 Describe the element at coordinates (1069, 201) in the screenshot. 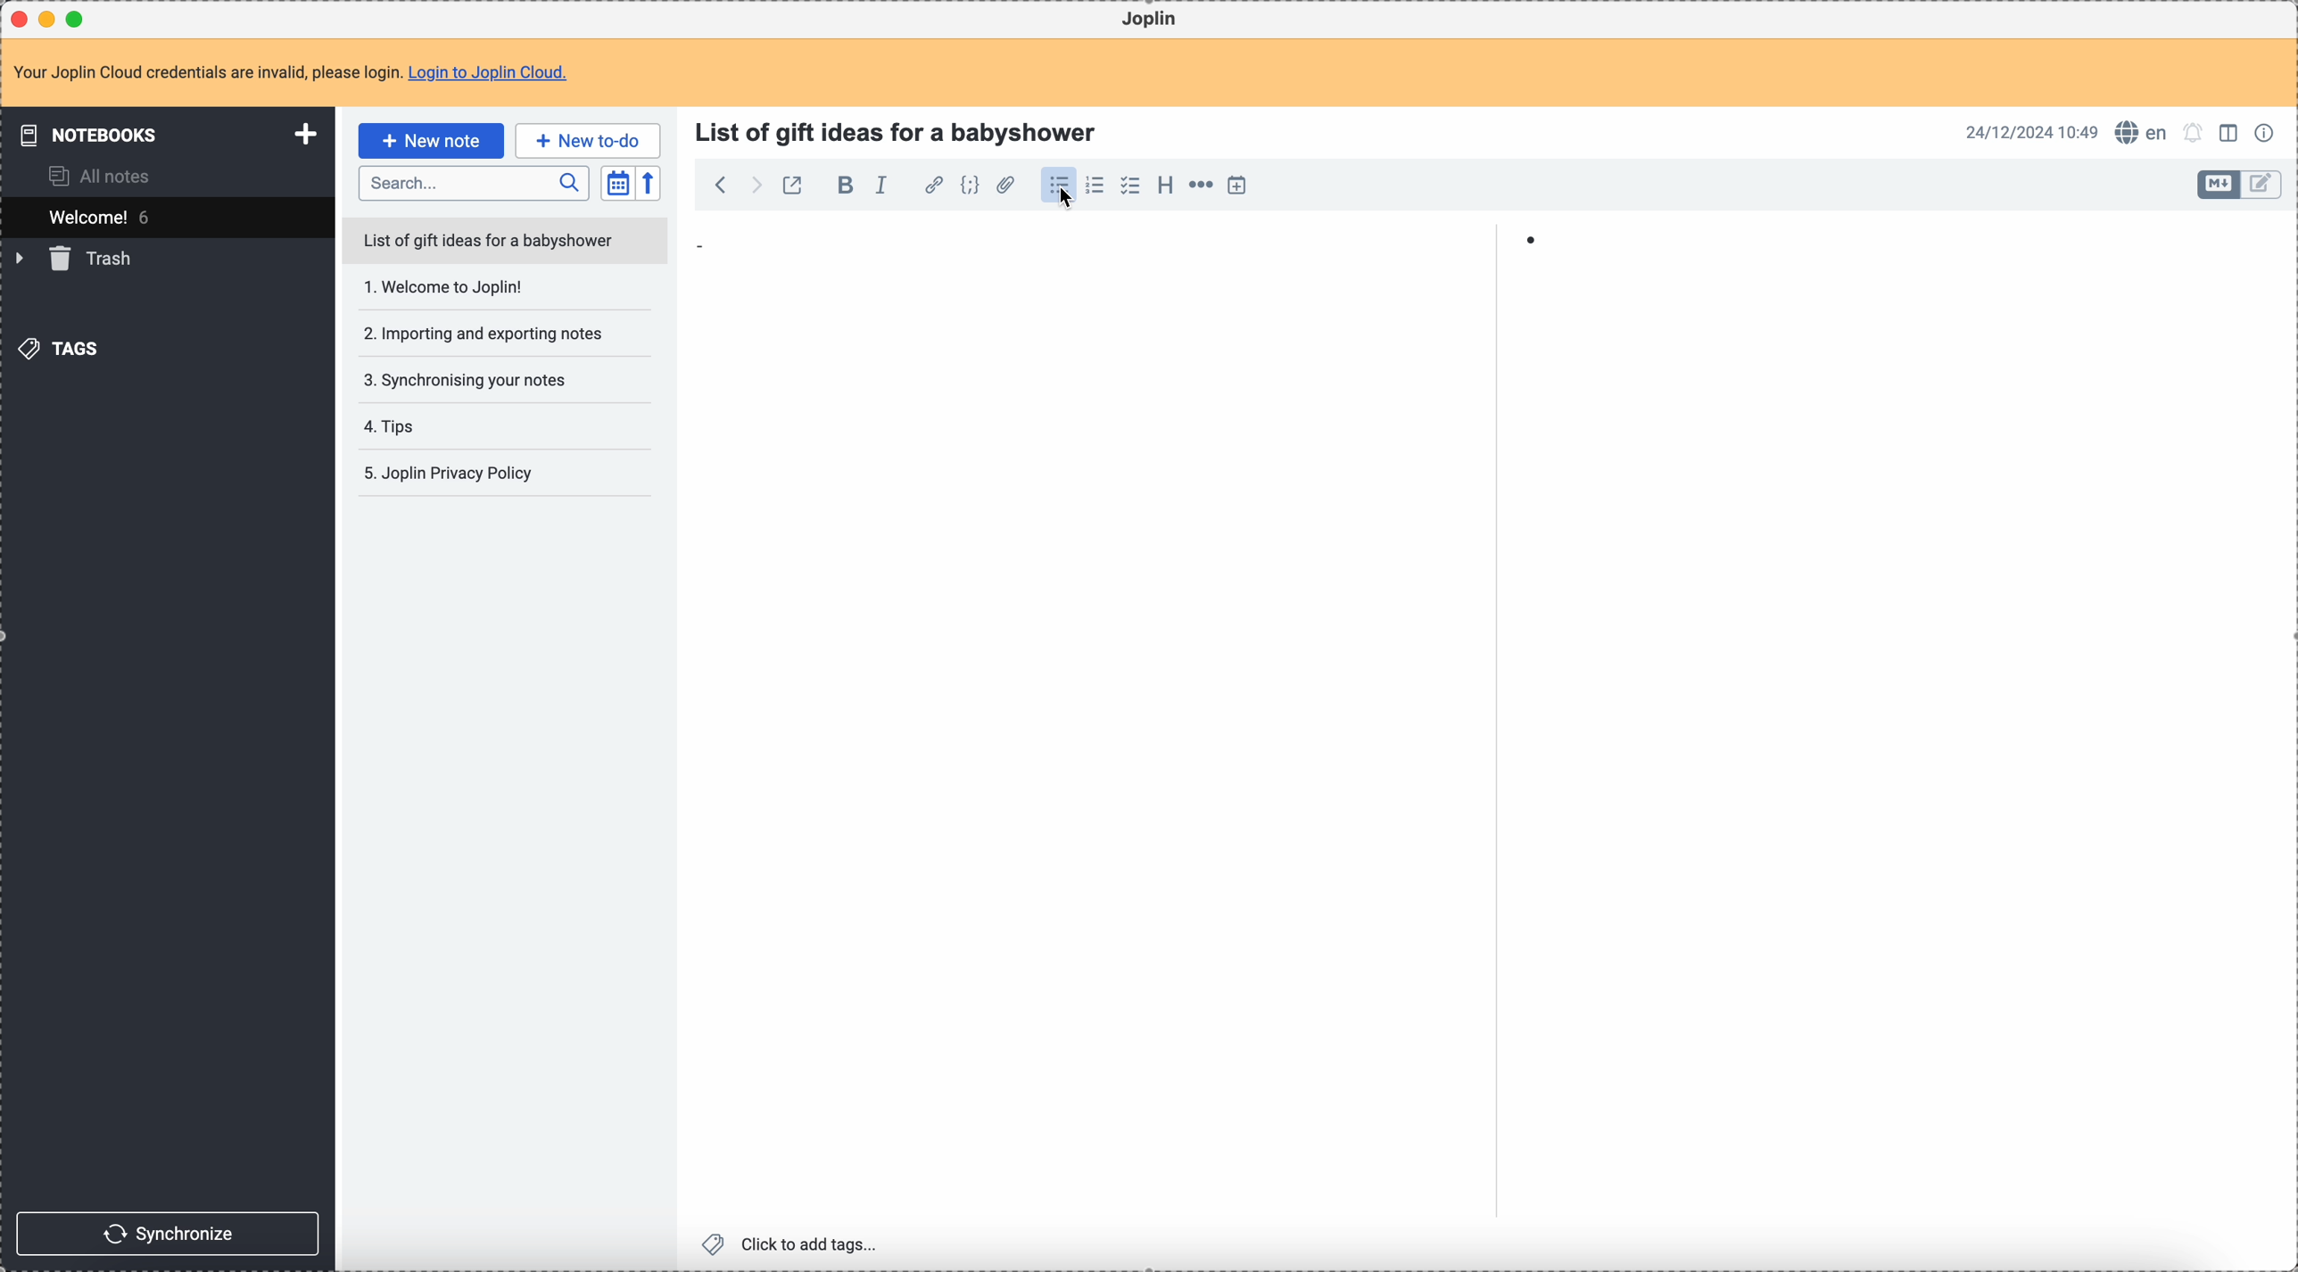

I see `Cursor` at that location.